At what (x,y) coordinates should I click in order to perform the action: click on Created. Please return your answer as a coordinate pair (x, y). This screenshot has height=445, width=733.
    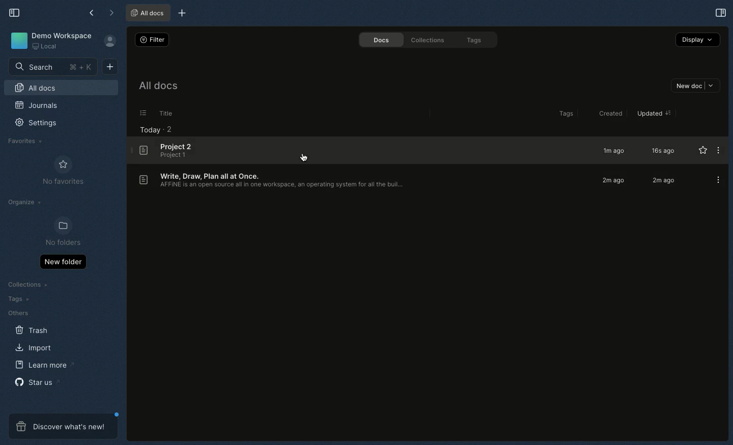
    Looking at the image, I should click on (610, 113).